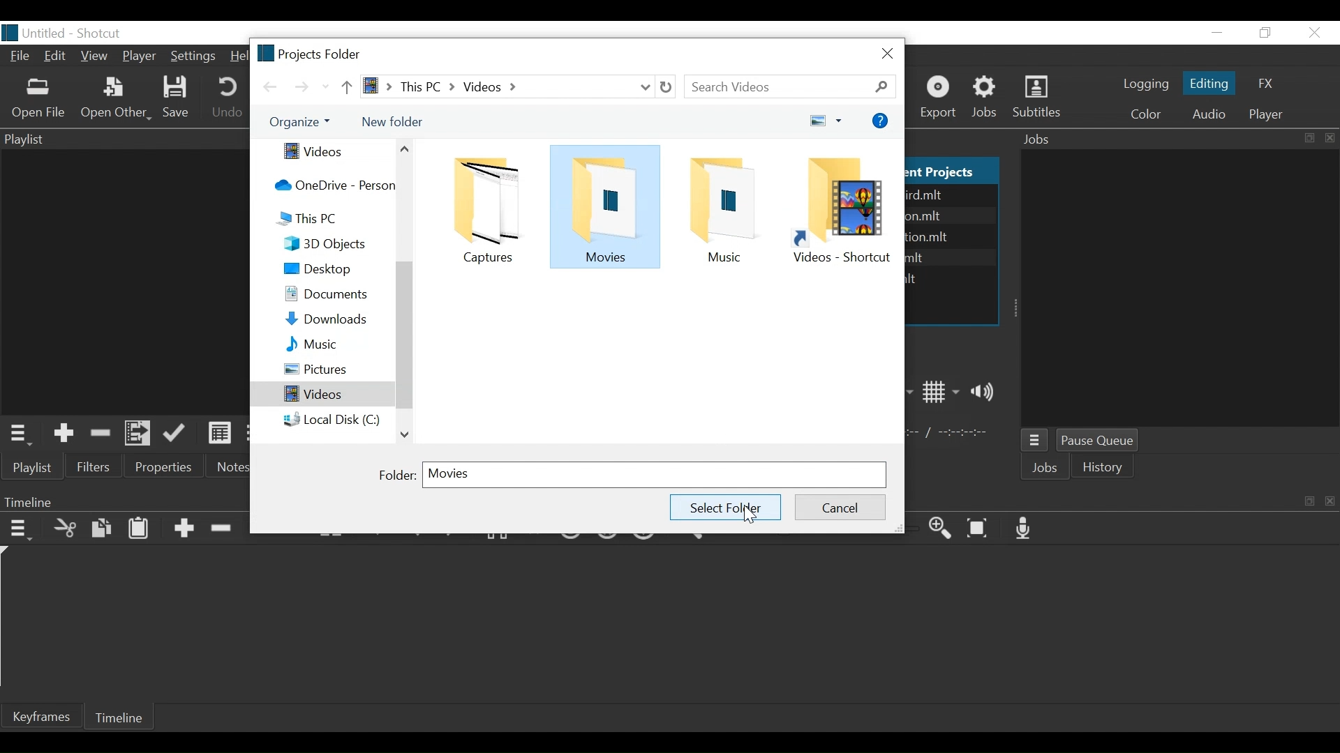 The width and height of the screenshot is (1340, 753). Describe the element at coordinates (986, 391) in the screenshot. I see `Show volume control` at that location.